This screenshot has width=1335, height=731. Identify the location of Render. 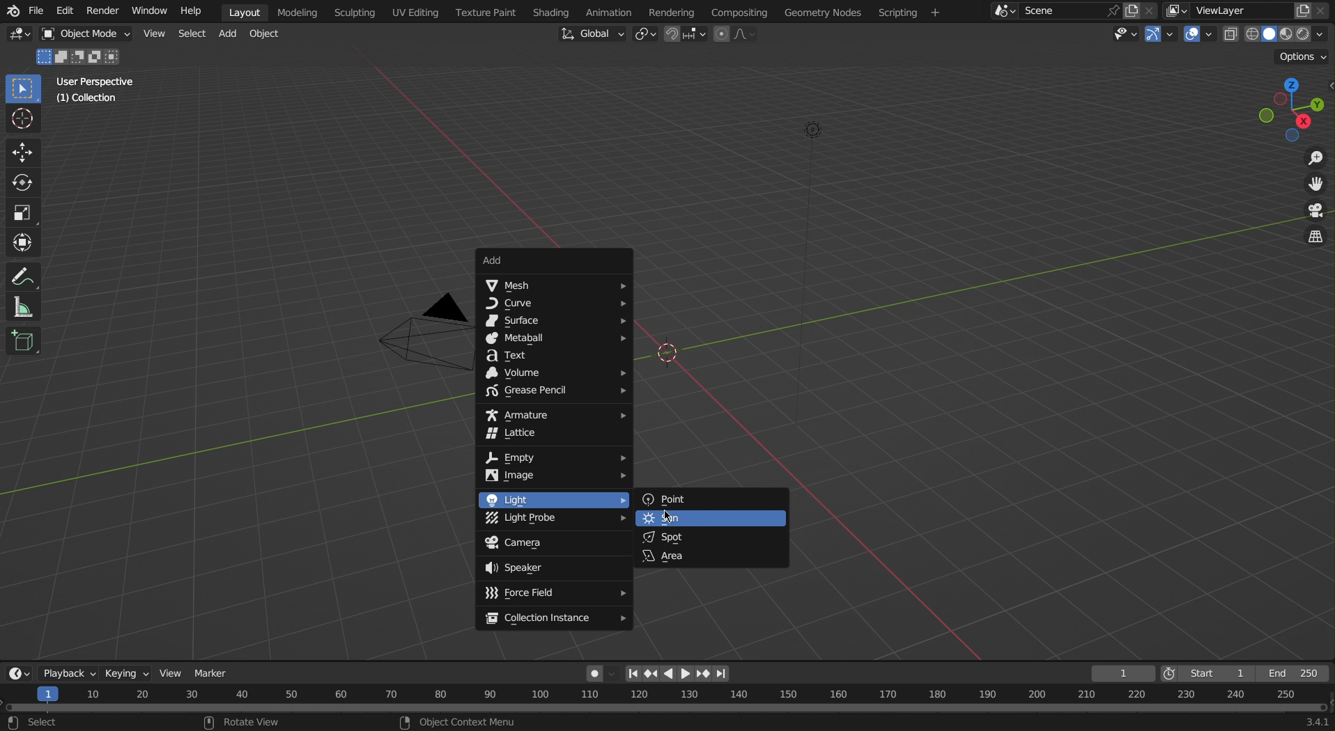
(100, 11).